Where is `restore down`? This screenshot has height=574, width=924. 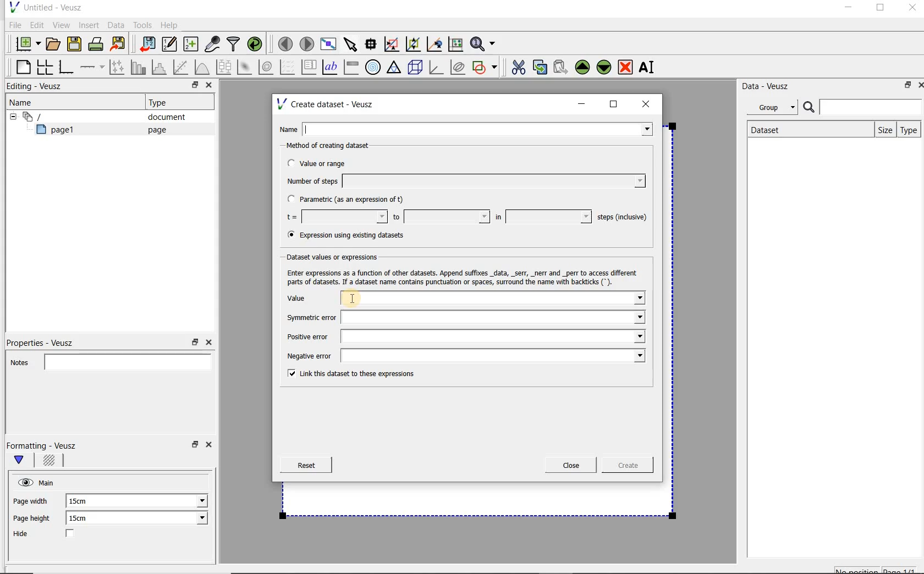 restore down is located at coordinates (905, 87).